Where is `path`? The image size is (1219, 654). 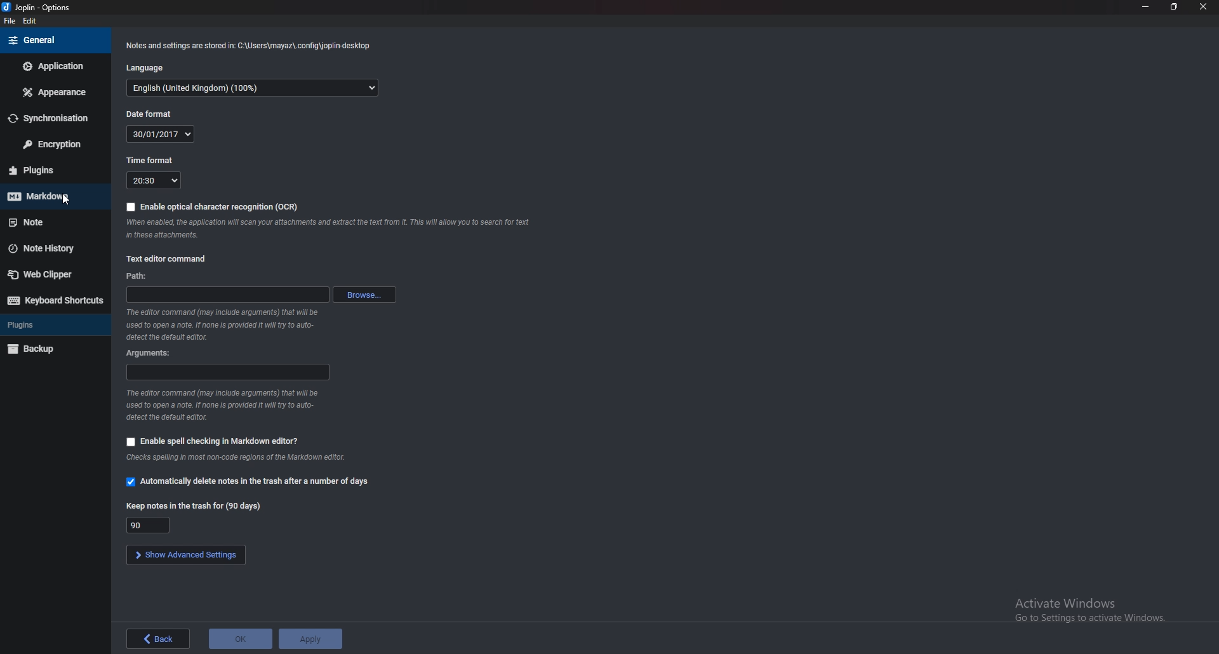
path is located at coordinates (228, 295).